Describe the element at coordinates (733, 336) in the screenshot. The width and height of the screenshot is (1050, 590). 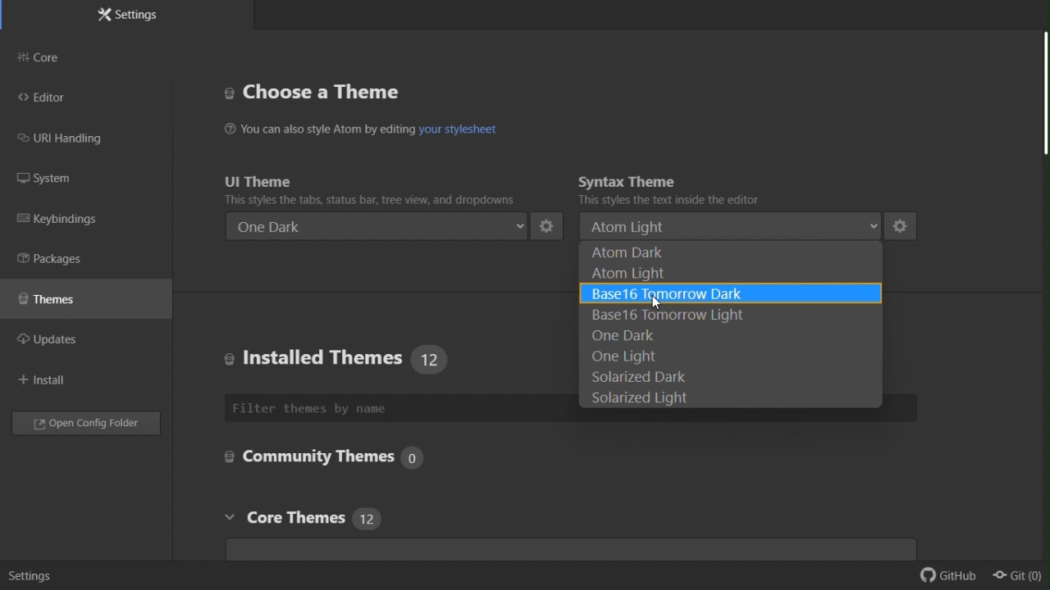
I see `One dark ` at that location.